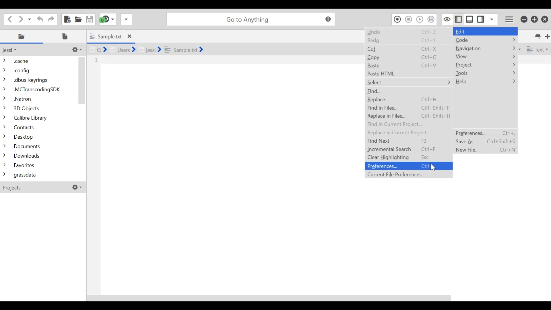 This screenshot has width=551, height=310. Describe the element at coordinates (408, 49) in the screenshot. I see `Cut` at that location.